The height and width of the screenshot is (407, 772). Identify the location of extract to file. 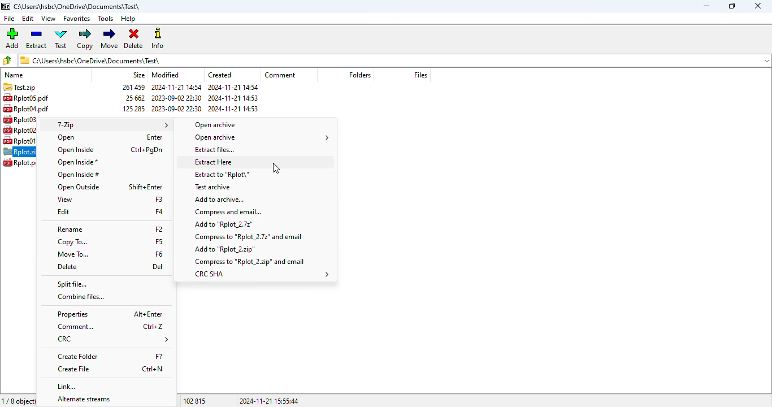
(220, 176).